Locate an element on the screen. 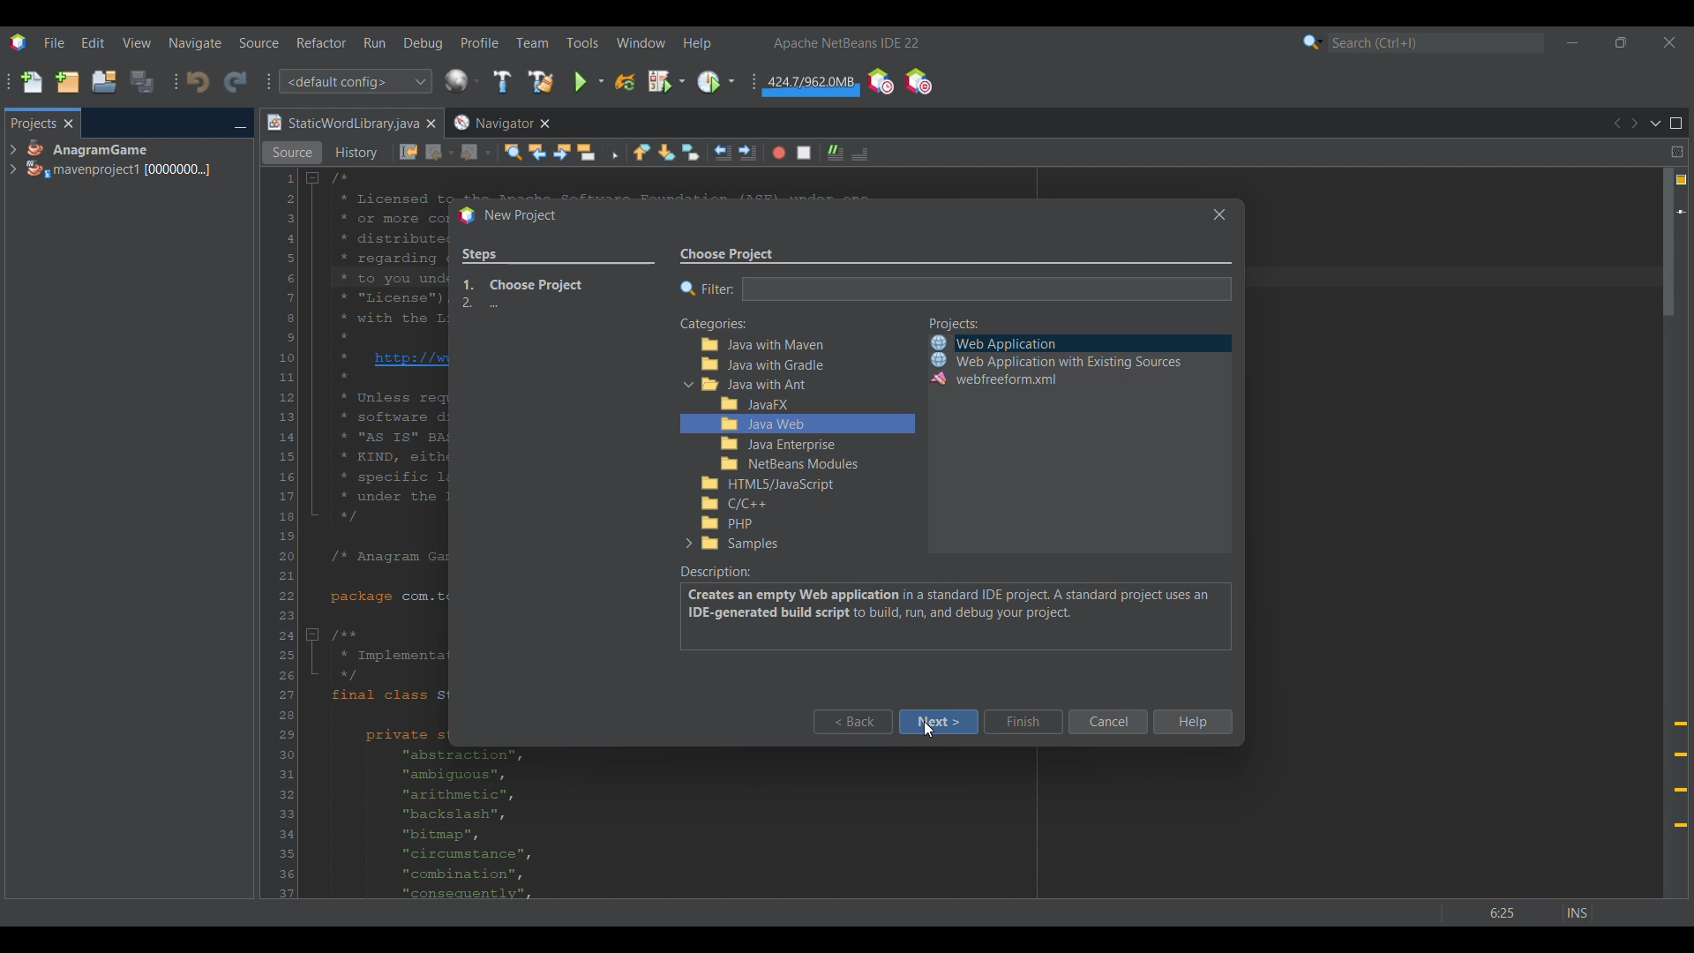 The width and height of the screenshot is (1694, 953). Current tab highlighted is located at coordinates (341, 124).